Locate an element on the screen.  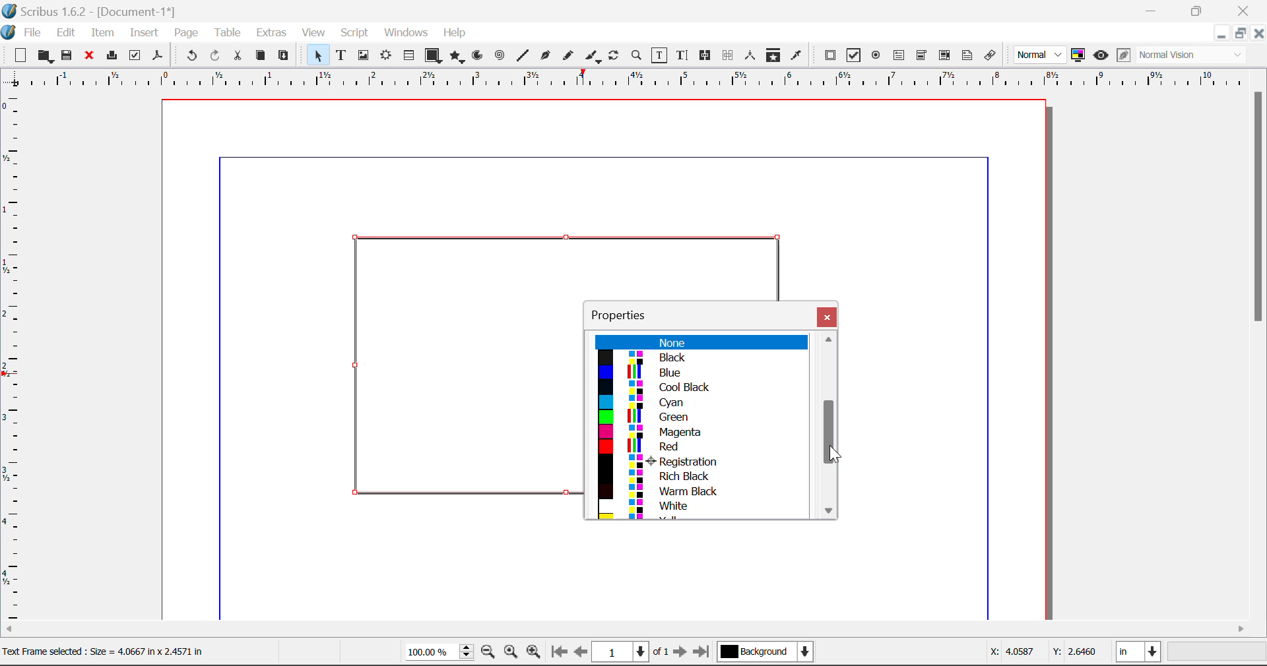
Edit Text With Story Editor is located at coordinates (682, 56).